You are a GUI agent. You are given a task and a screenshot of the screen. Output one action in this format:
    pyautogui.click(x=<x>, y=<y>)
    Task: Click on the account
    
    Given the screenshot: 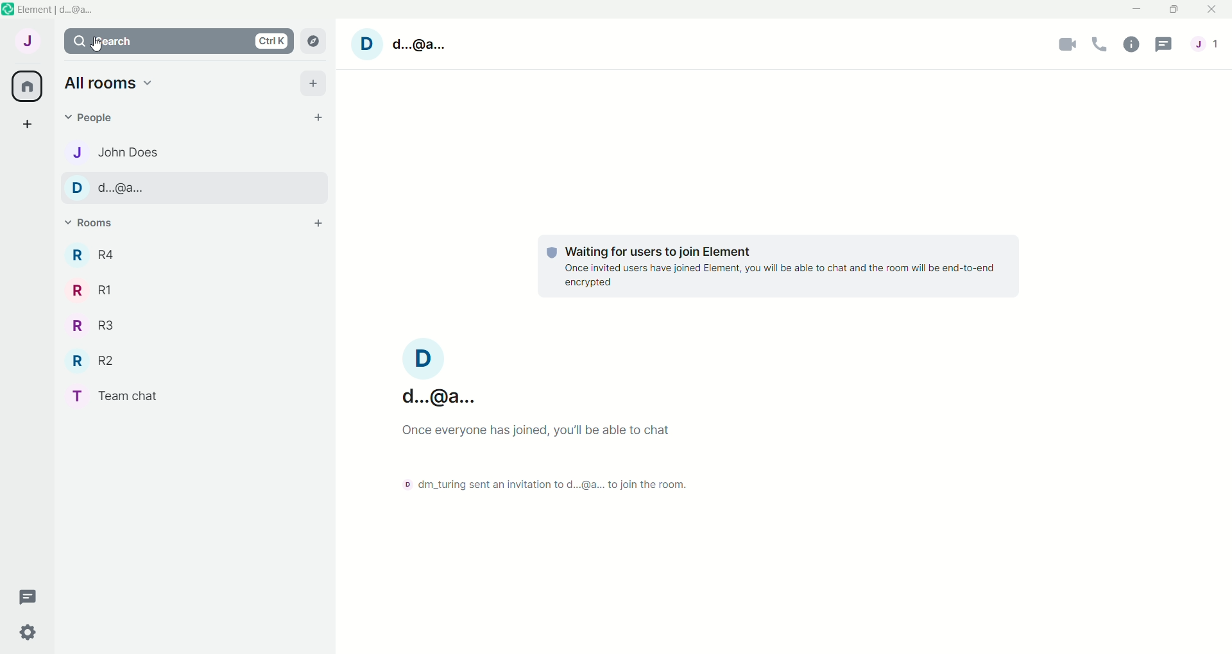 What is the action you would take?
    pyautogui.click(x=28, y=43)
    